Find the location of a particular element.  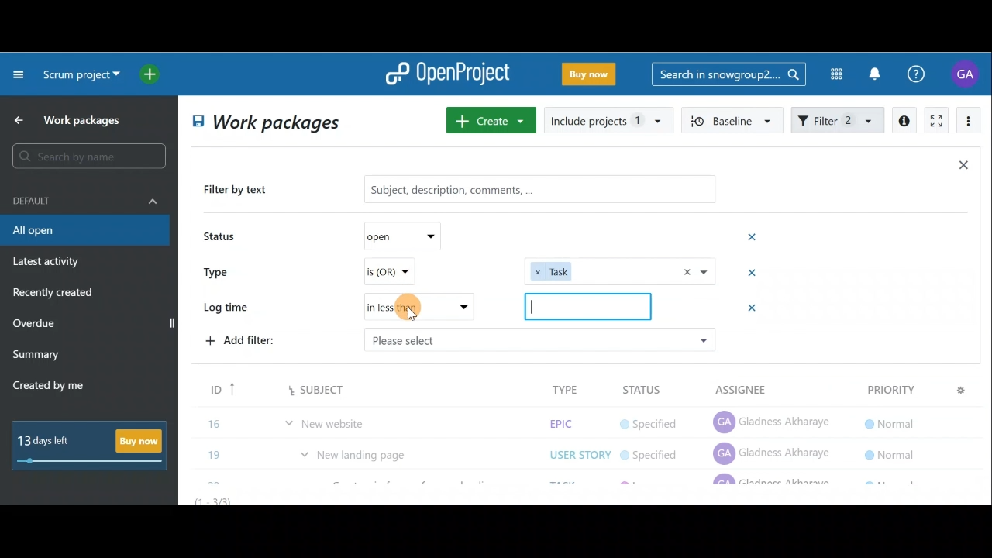

user story is located at coordinates (580, 420).